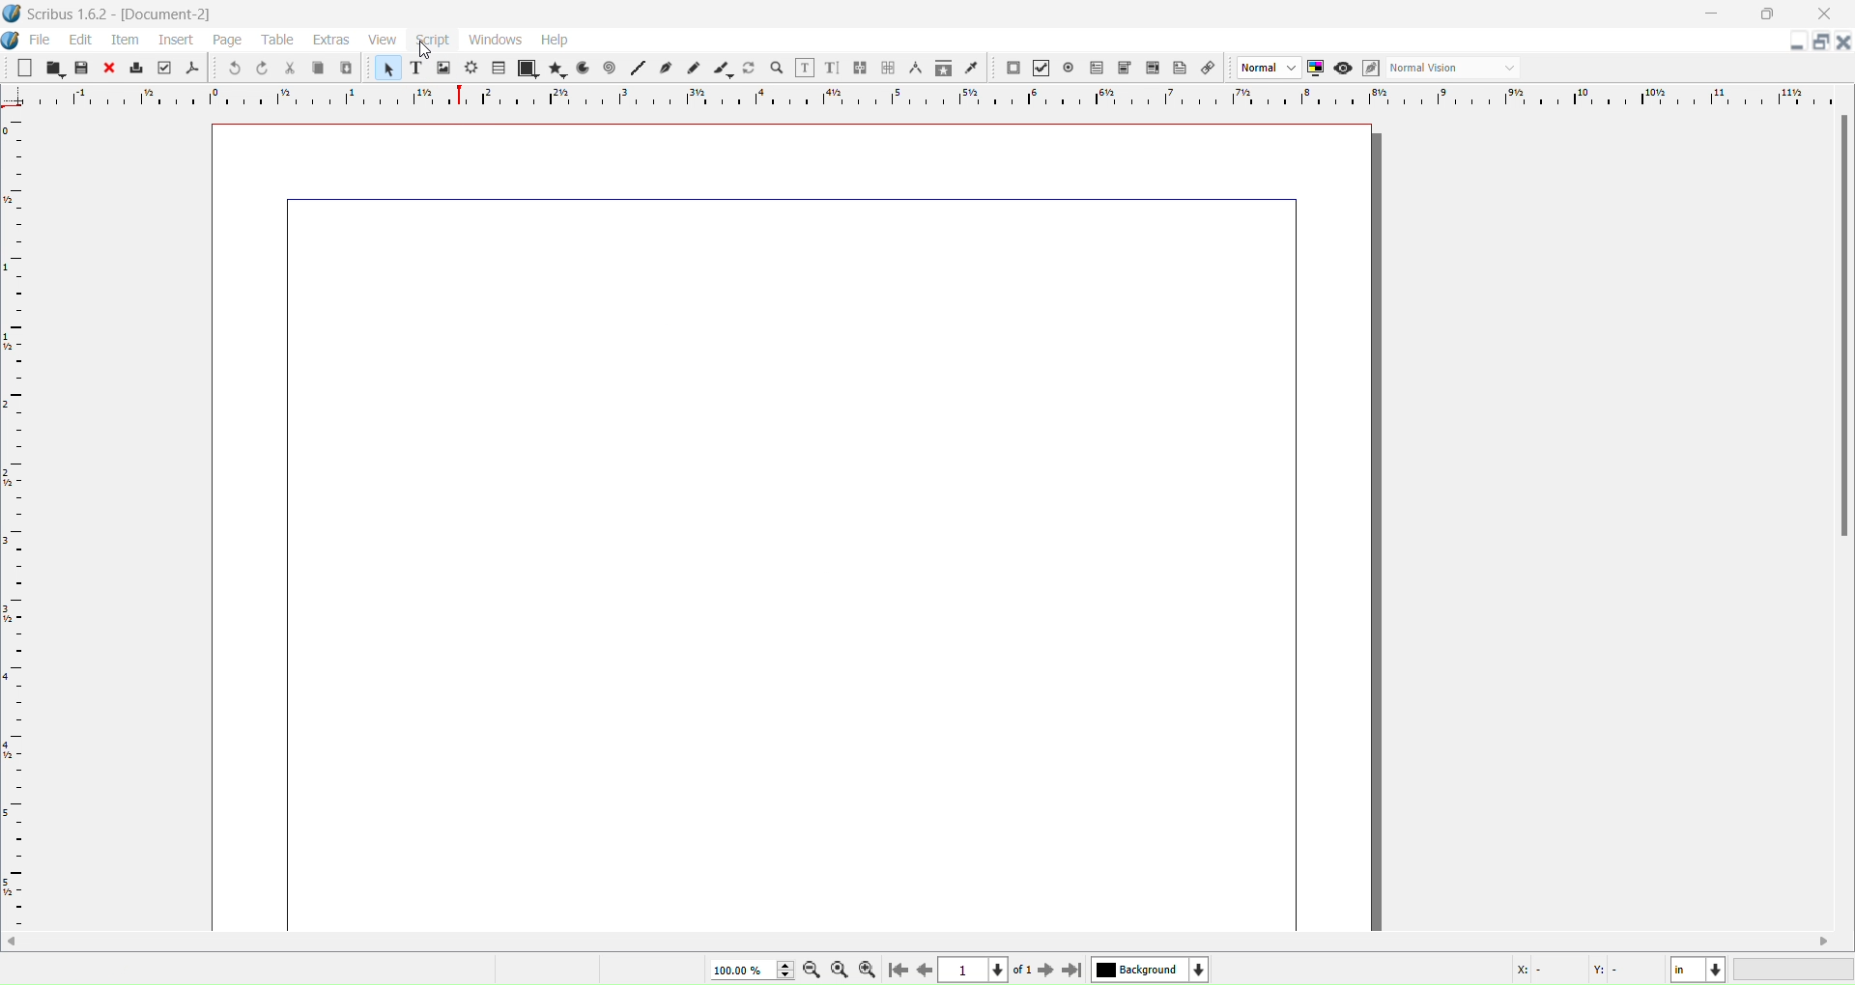  What do you see at coordinates (859, 69) in the screenshot?
I see `Link Text Frames` at bounding box center [859, 69].